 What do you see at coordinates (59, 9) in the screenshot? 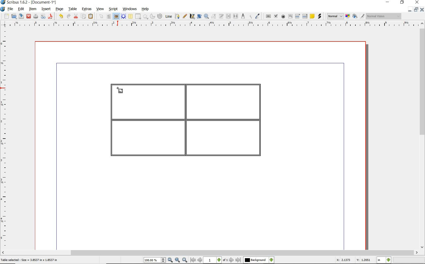
I see `page` at bounding box center [59, 9].